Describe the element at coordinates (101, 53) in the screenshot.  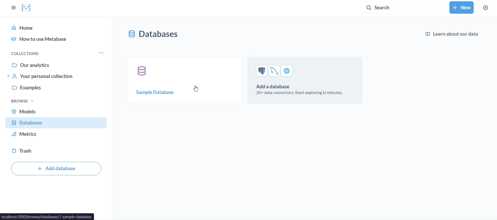
I see `more` at that location.